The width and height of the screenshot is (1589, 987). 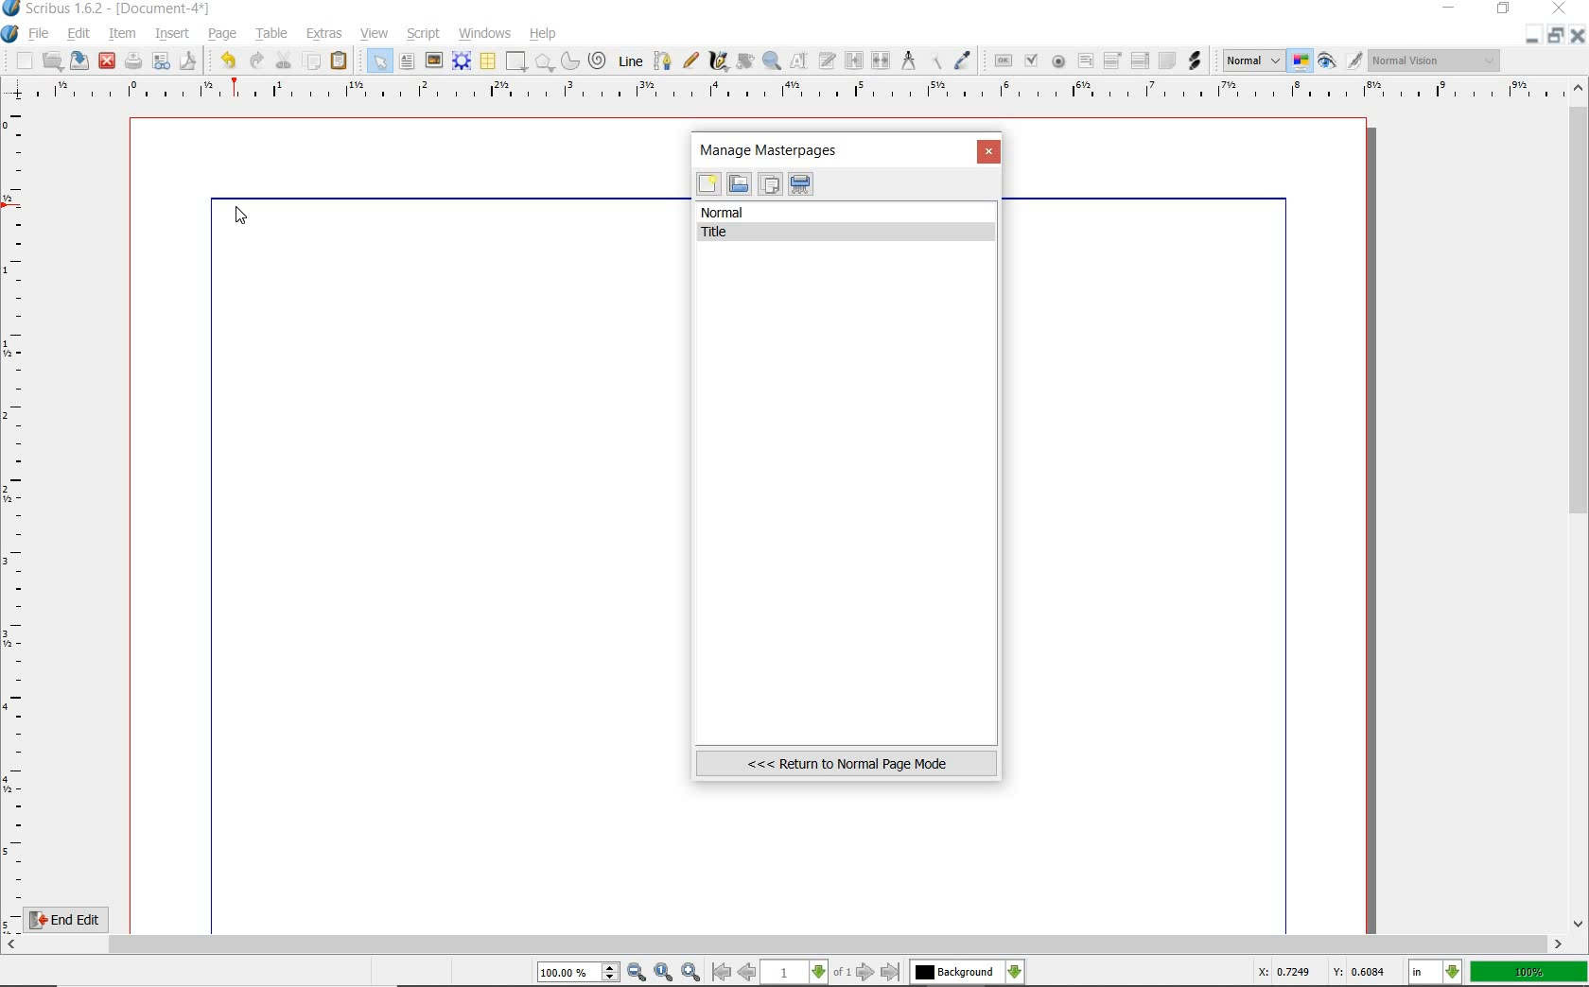 I want to click on table, so click(x=487, y=61).